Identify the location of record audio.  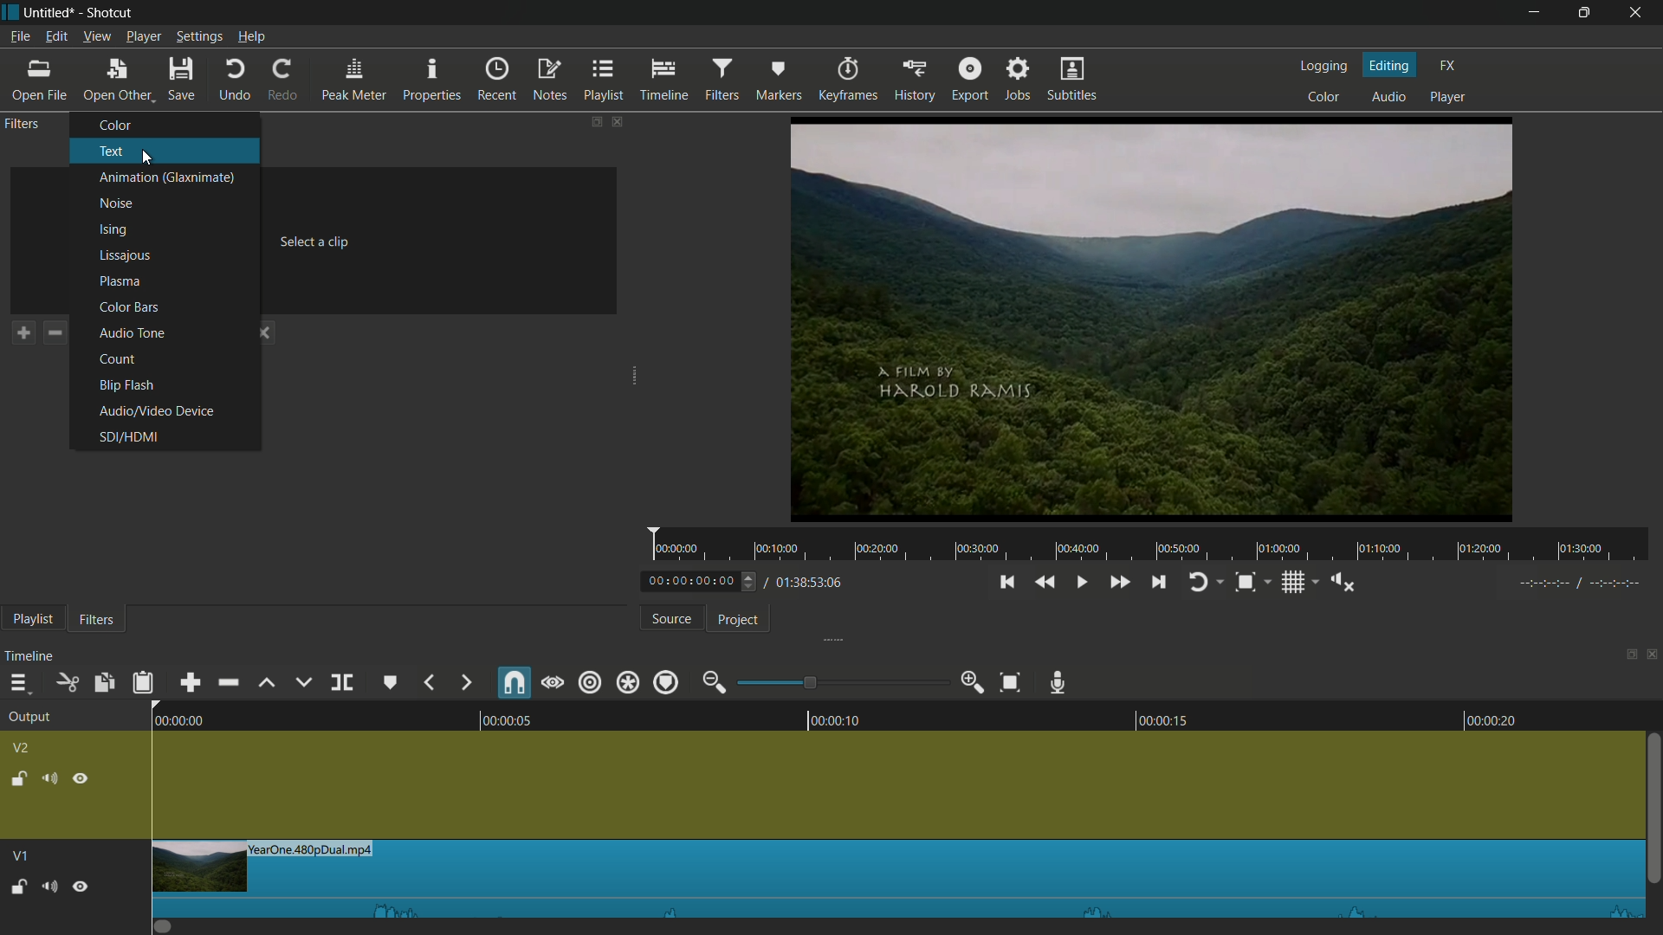
(1059, 680).